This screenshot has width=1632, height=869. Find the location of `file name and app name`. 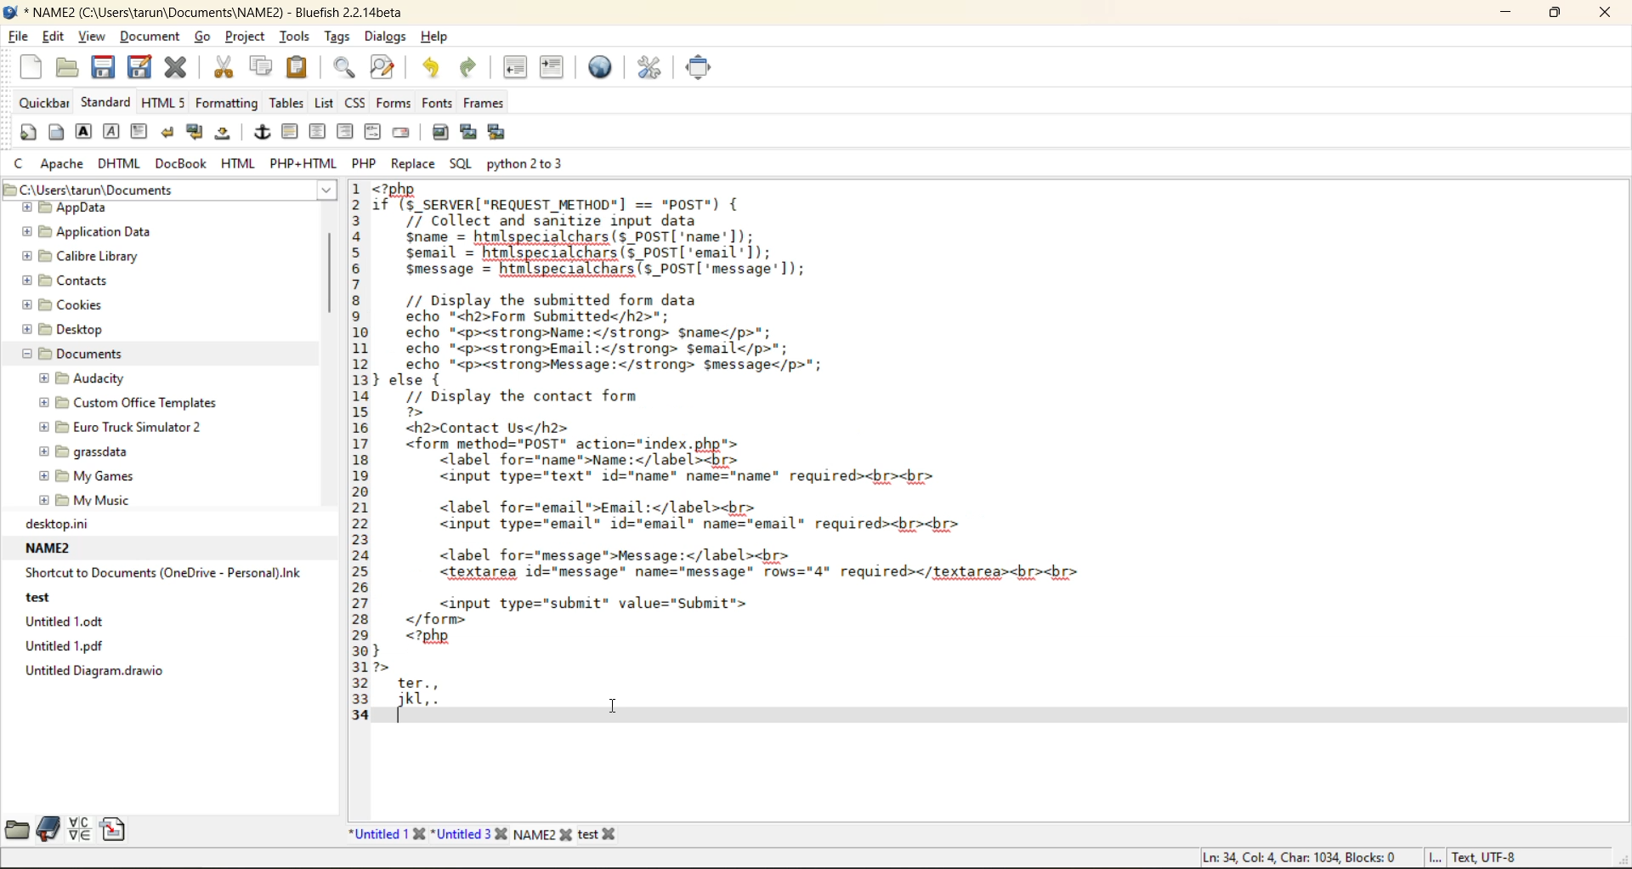

file name and app name is located at coordinates (220, 14).